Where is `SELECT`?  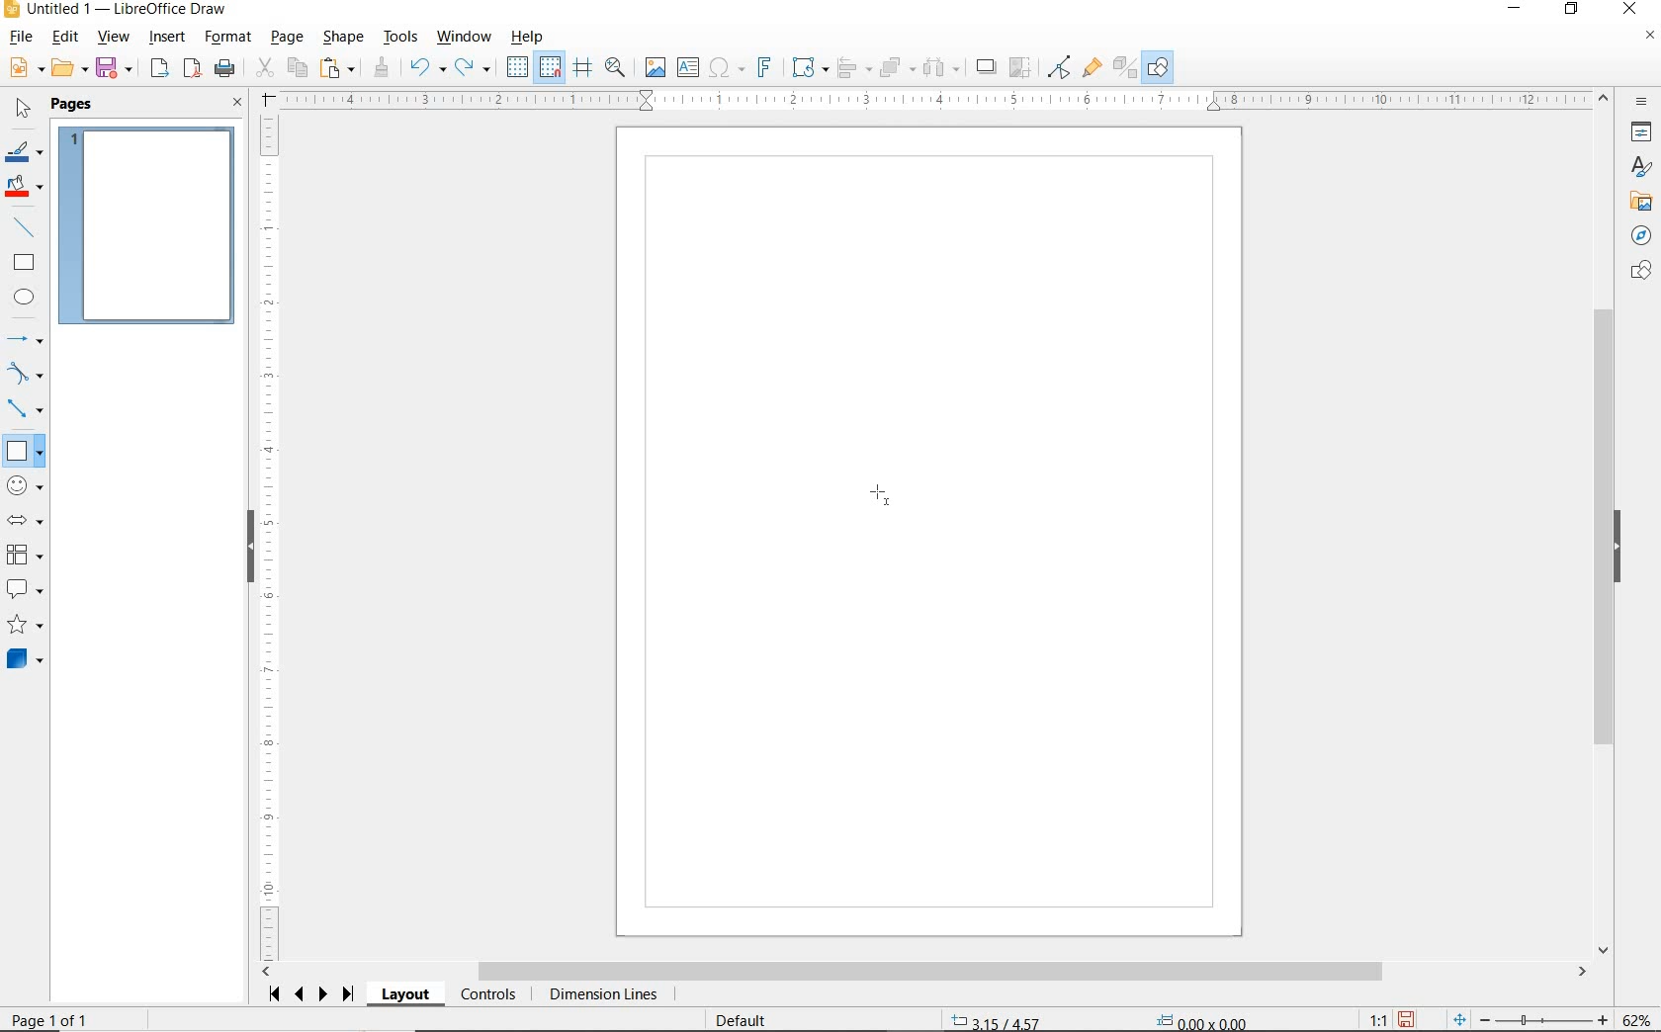 SELECT is located at coordinates (21, 112).